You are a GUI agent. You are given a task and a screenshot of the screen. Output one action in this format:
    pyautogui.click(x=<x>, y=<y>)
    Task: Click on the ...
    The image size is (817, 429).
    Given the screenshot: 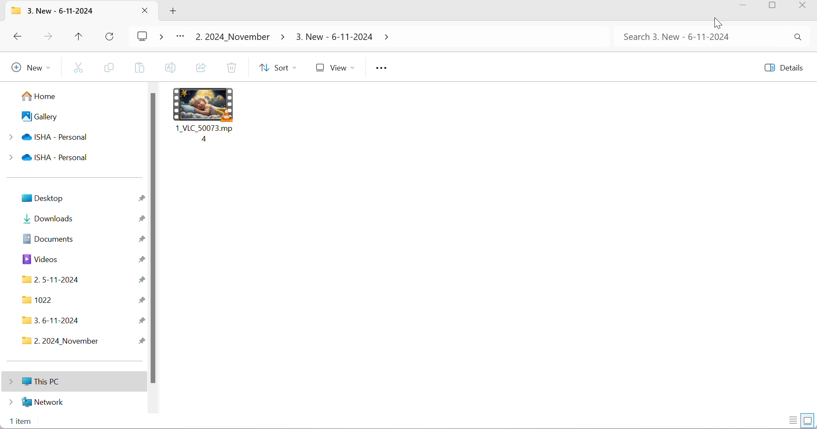 What is the action you would take?
    pyautogui.click(x=183, y=36)
    